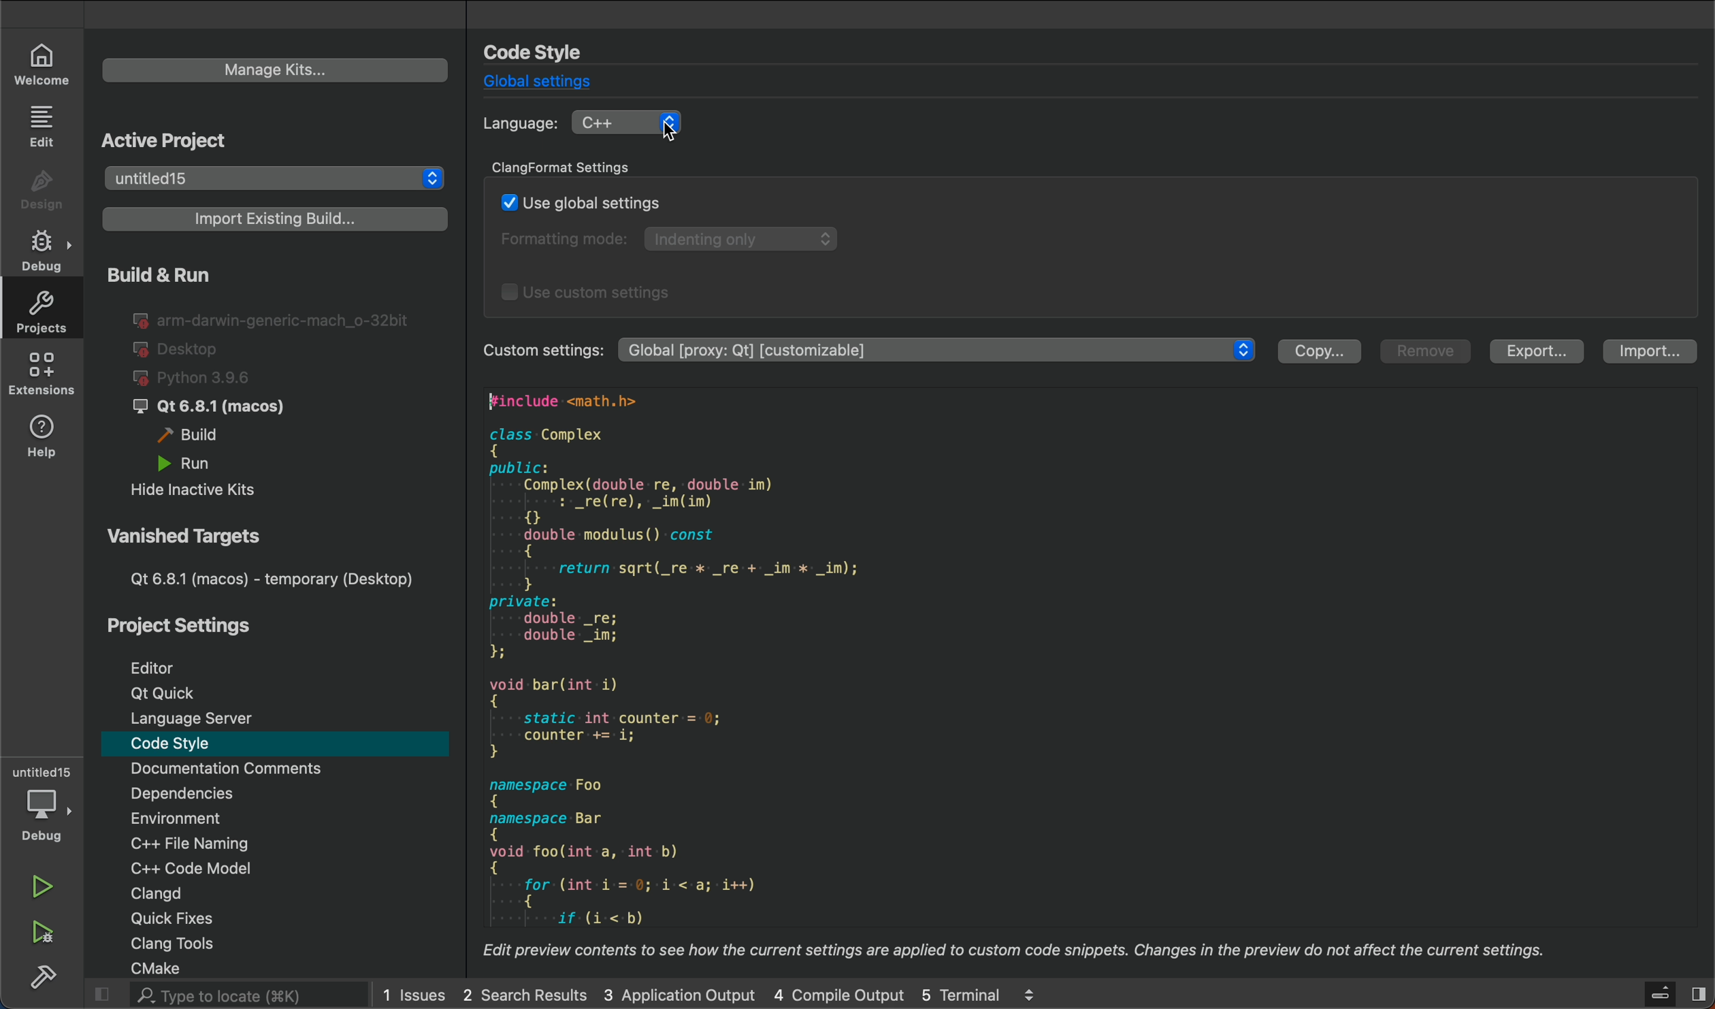 The image size is (1715, 1009). I want to click on clanged, so click(210, 893).